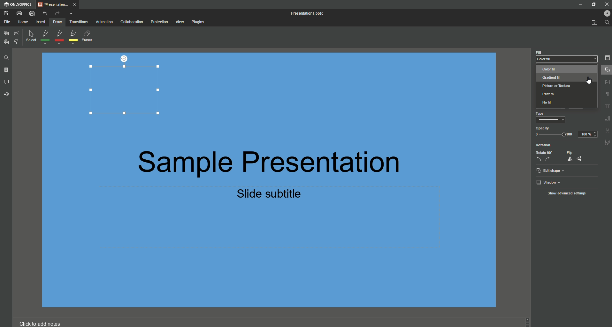 This screenshot has height=327, width=612. What do you see at coordinates (550, 183) in the screenshot?
I see `Shadow` at bounding box center [550, 183].